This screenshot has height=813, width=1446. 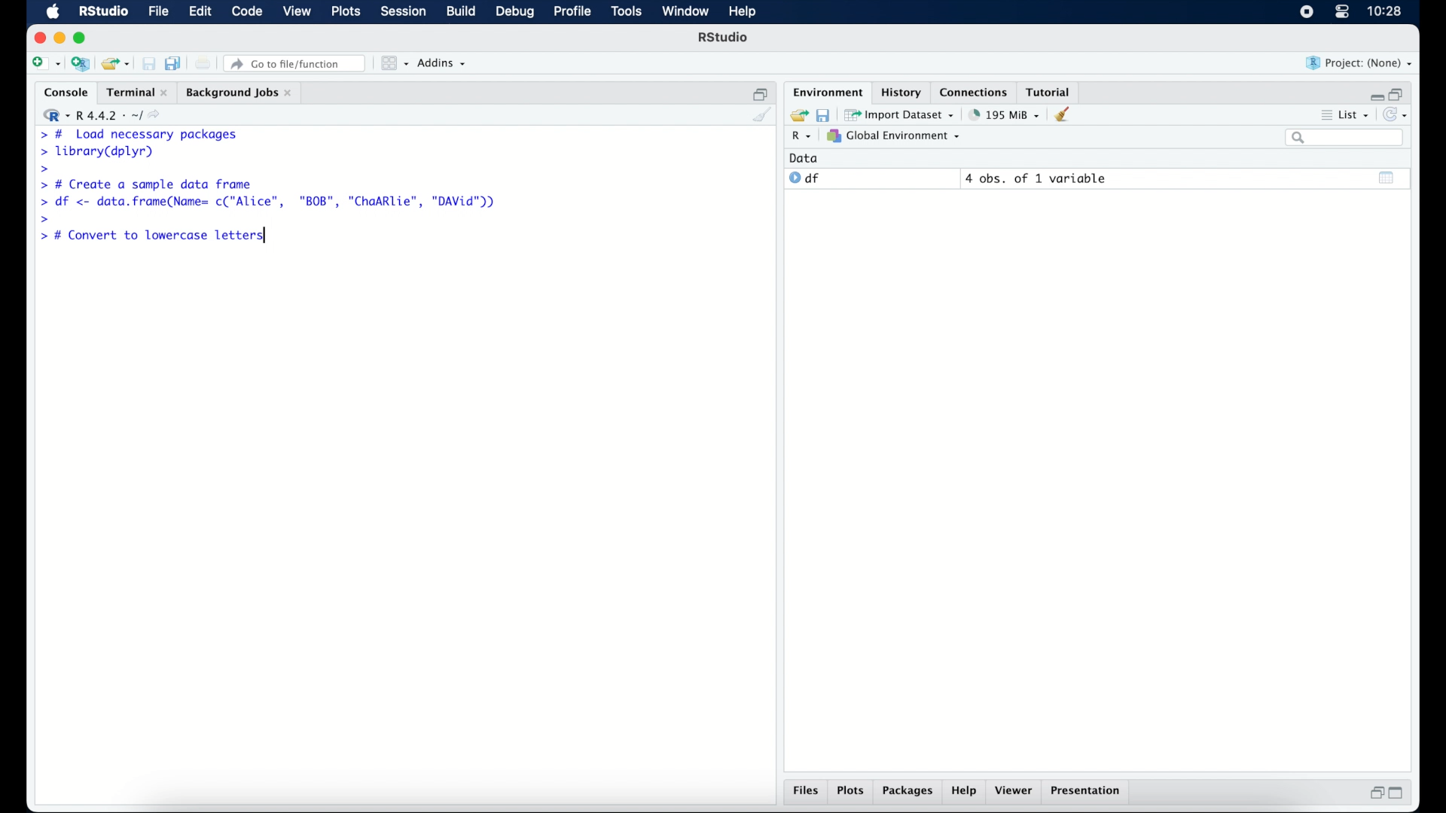 What do you see at coordinates (761, 116) in the screenshot?
I see `clear console` at bounding box center [761, 116].